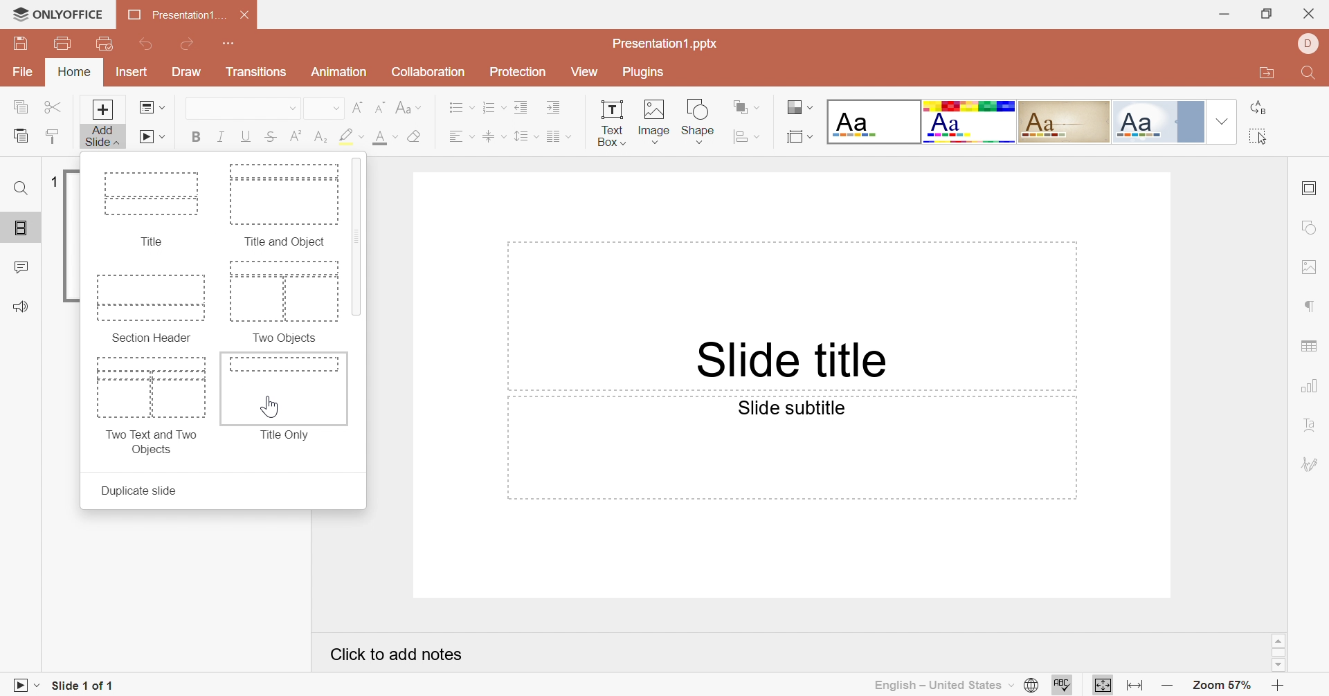  Describe the element at coordinates (696, 120) in the screenshot. I see `Shape` at that location.